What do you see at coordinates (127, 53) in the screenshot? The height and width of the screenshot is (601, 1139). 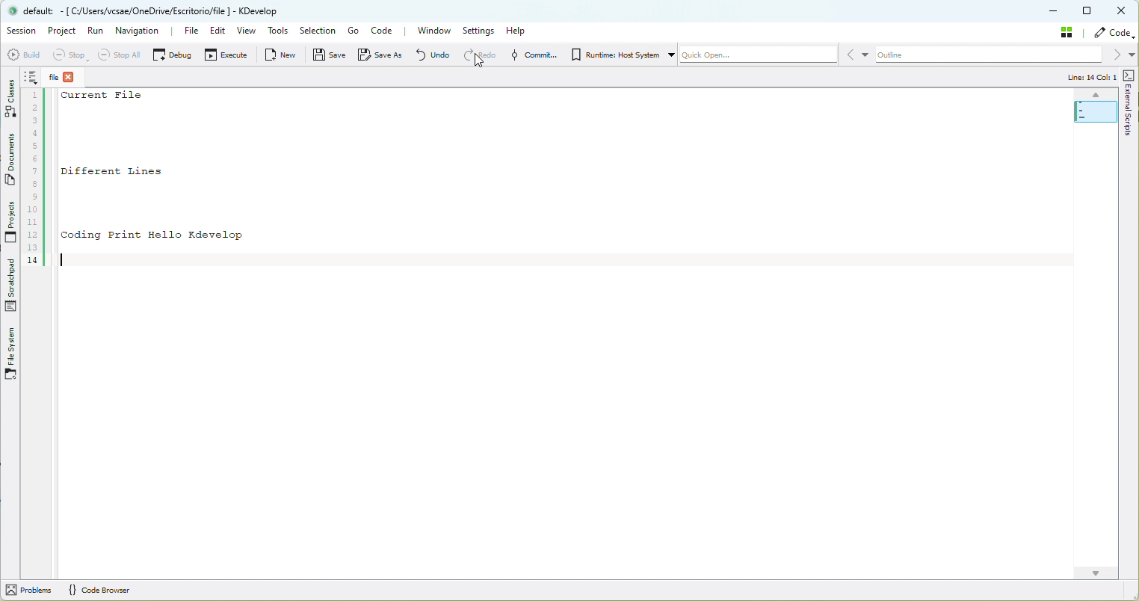 I see `Stop all` at bounding box center [127, 53].